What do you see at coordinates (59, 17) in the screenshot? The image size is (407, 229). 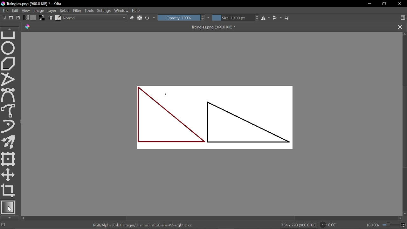 I see `edit brush preset` at bounding box center [59, 17].